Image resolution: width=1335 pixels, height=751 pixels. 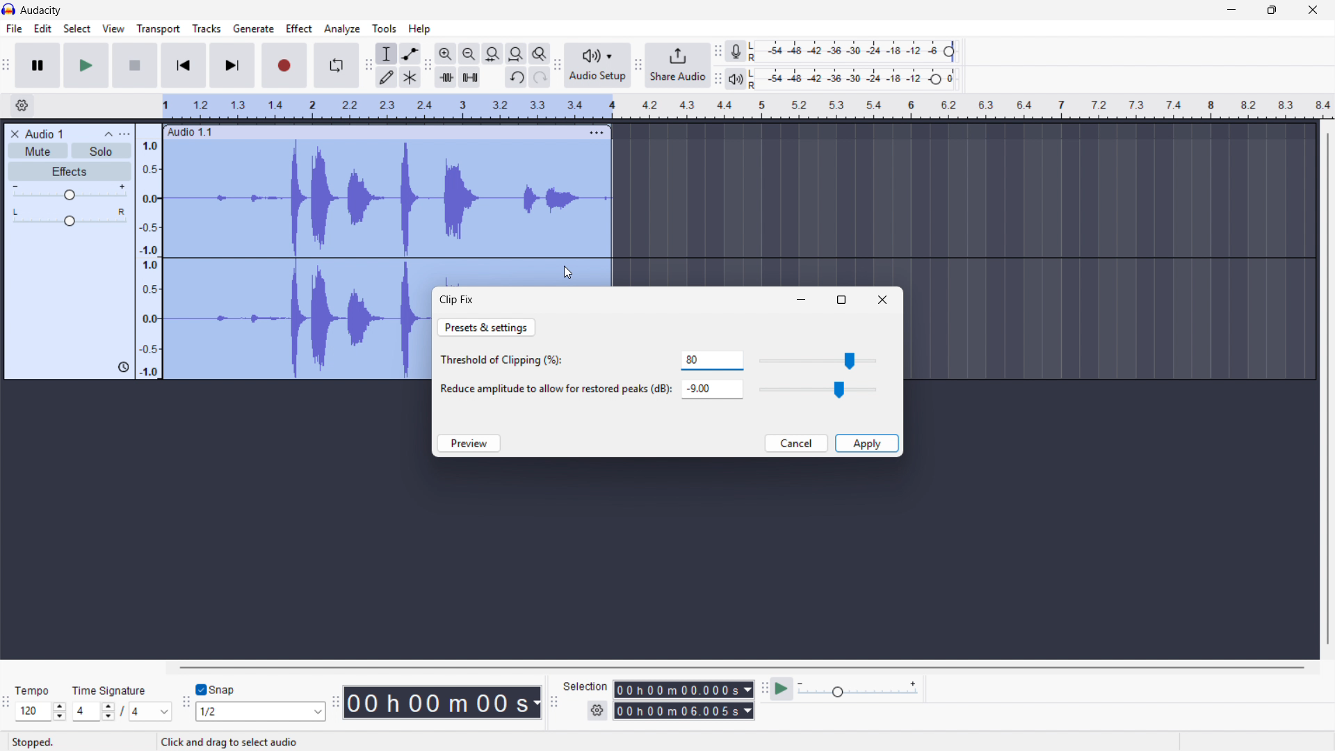 I want to click on Fit selection to width, so click(x=493, y=54).